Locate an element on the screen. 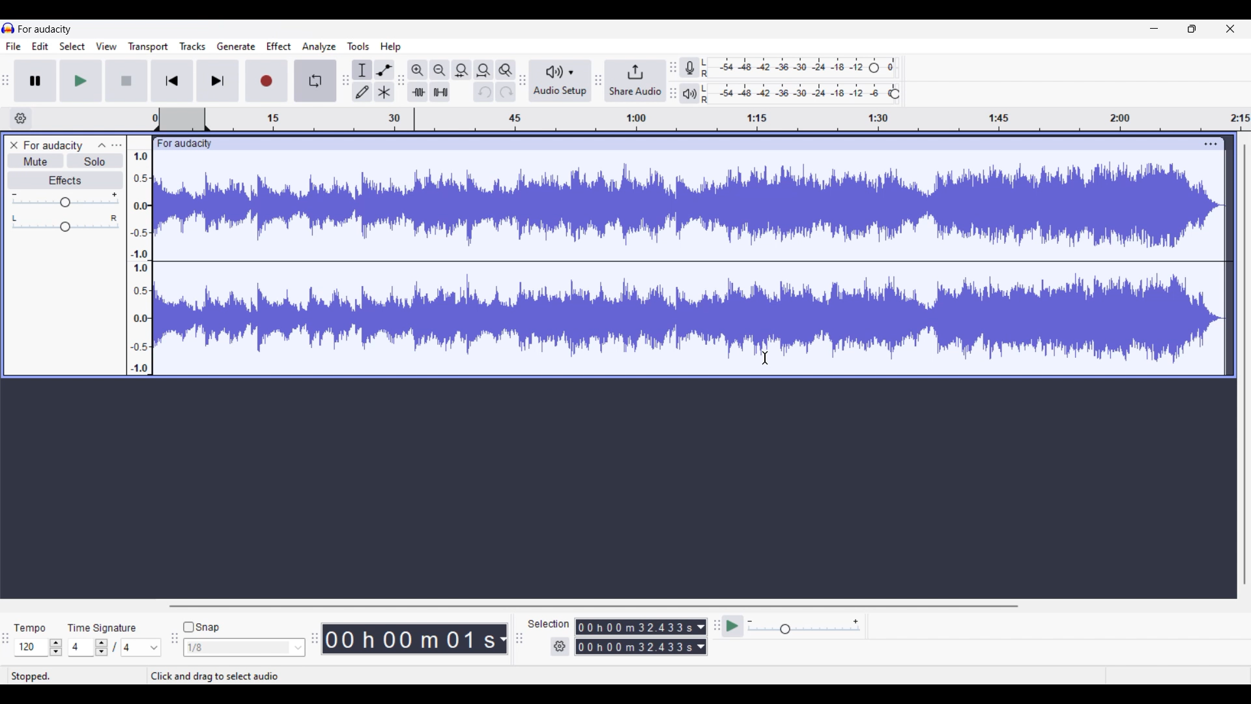 Image resolution: width=1251 pixels, height=704 pixels. Header to change recording level is located at coordinates (874, 68).